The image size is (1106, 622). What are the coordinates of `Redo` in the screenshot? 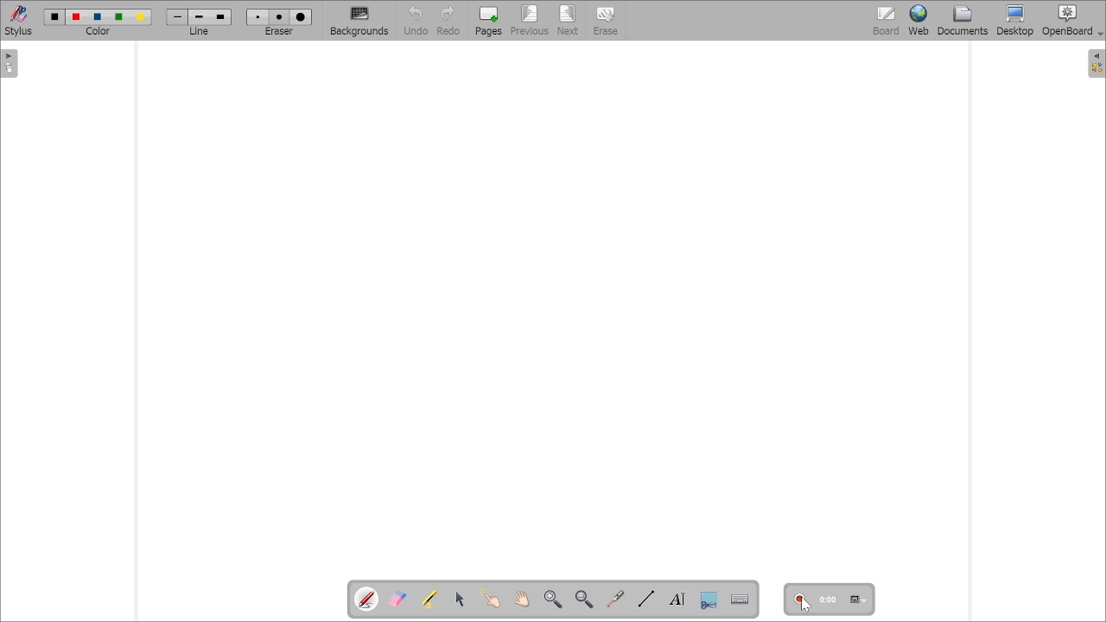 It's located at (448, 20).